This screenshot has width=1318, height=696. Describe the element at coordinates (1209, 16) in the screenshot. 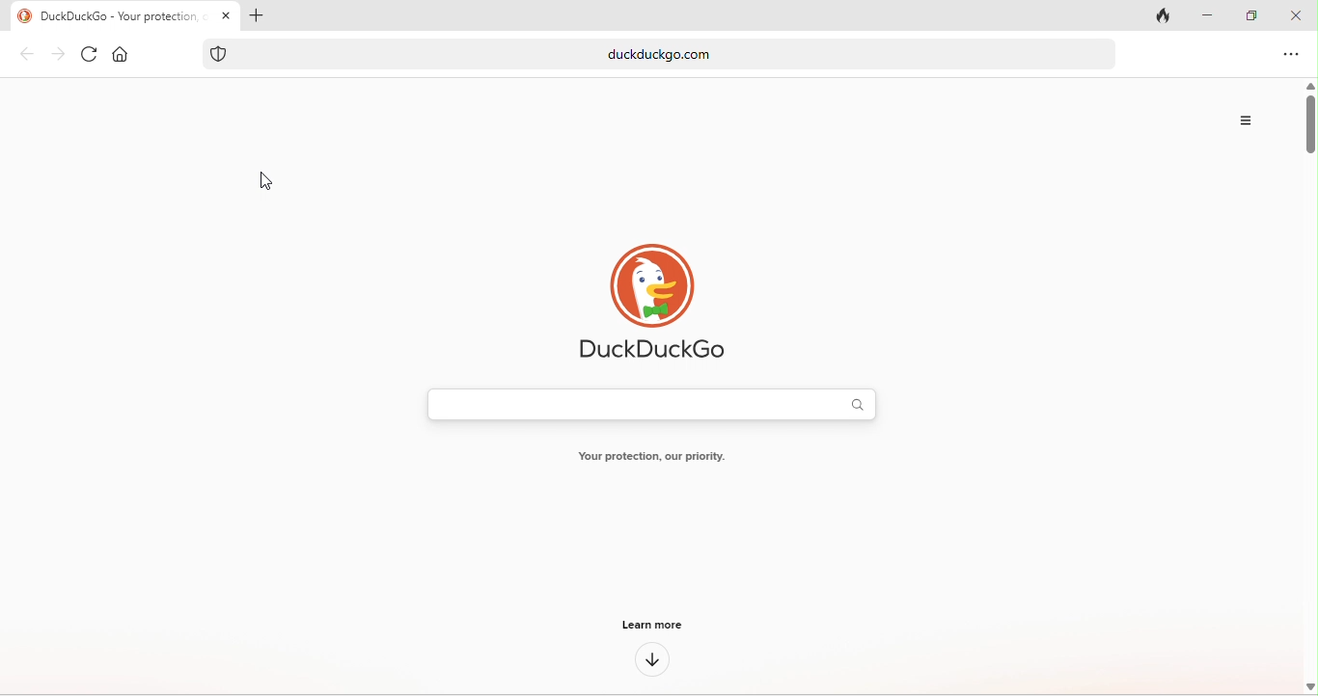

I see `minimize` at that location.